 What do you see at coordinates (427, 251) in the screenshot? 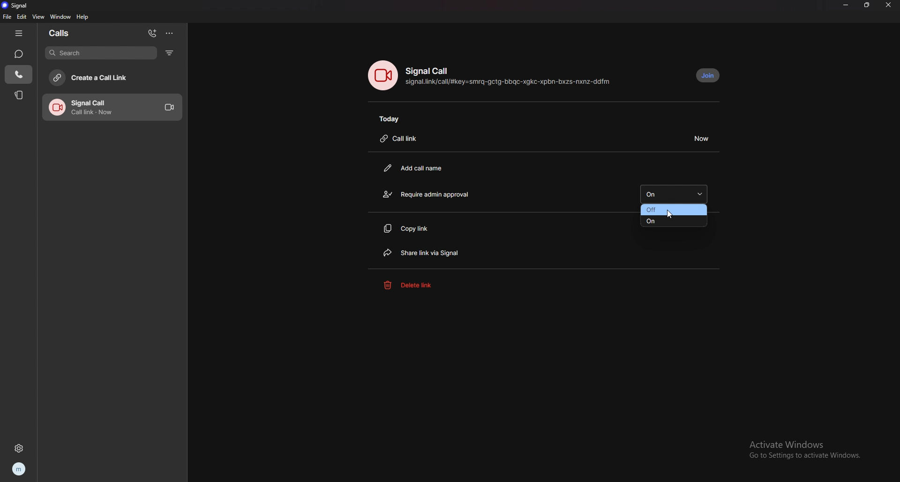
I see `share link via signal` at bounding box center [427, 251].